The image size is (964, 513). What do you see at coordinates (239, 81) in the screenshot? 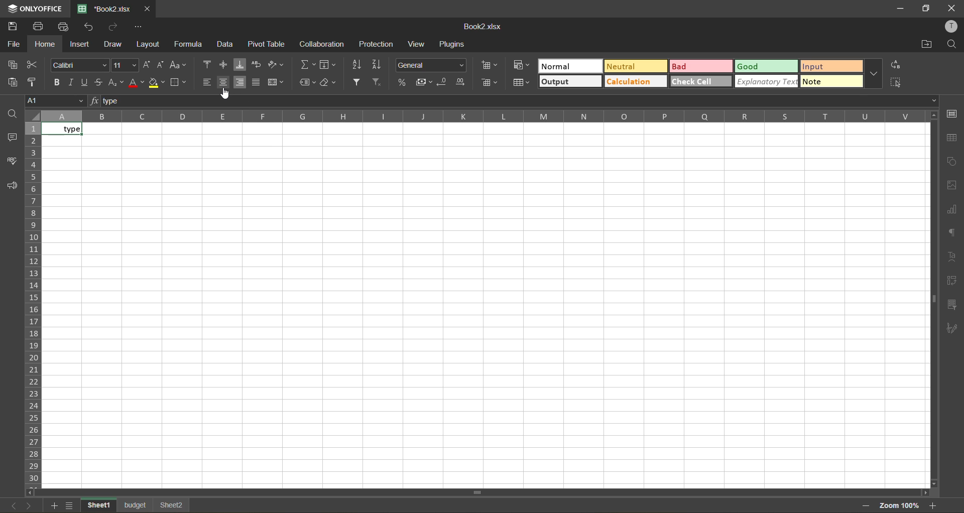
I see `align right` at bounding box center [239, 81].